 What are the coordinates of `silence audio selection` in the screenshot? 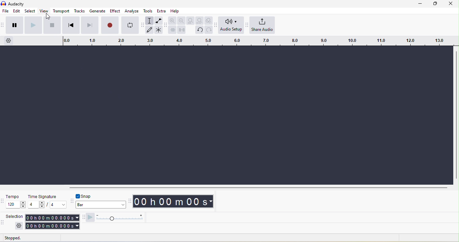 It's located at (181, 30).